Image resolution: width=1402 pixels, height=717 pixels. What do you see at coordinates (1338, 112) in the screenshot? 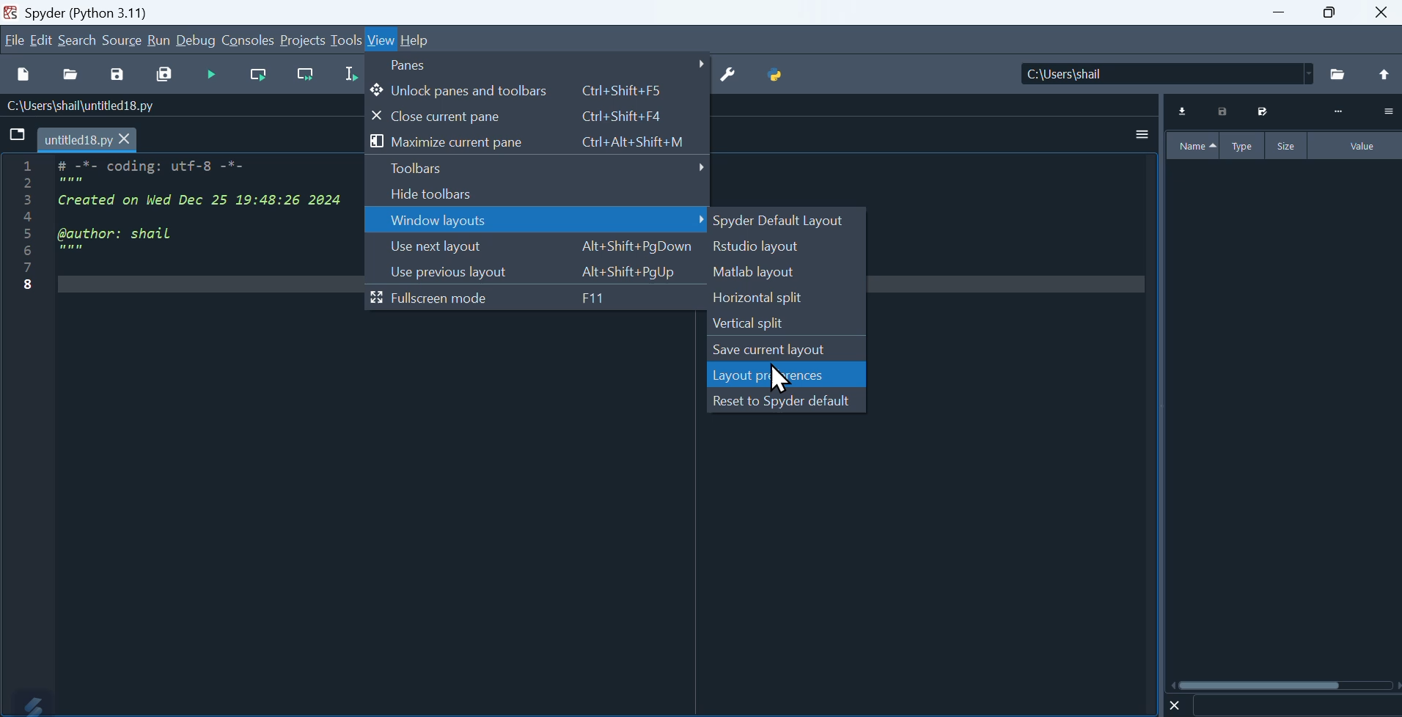
I see `More` at bounding box center [1338, 112].